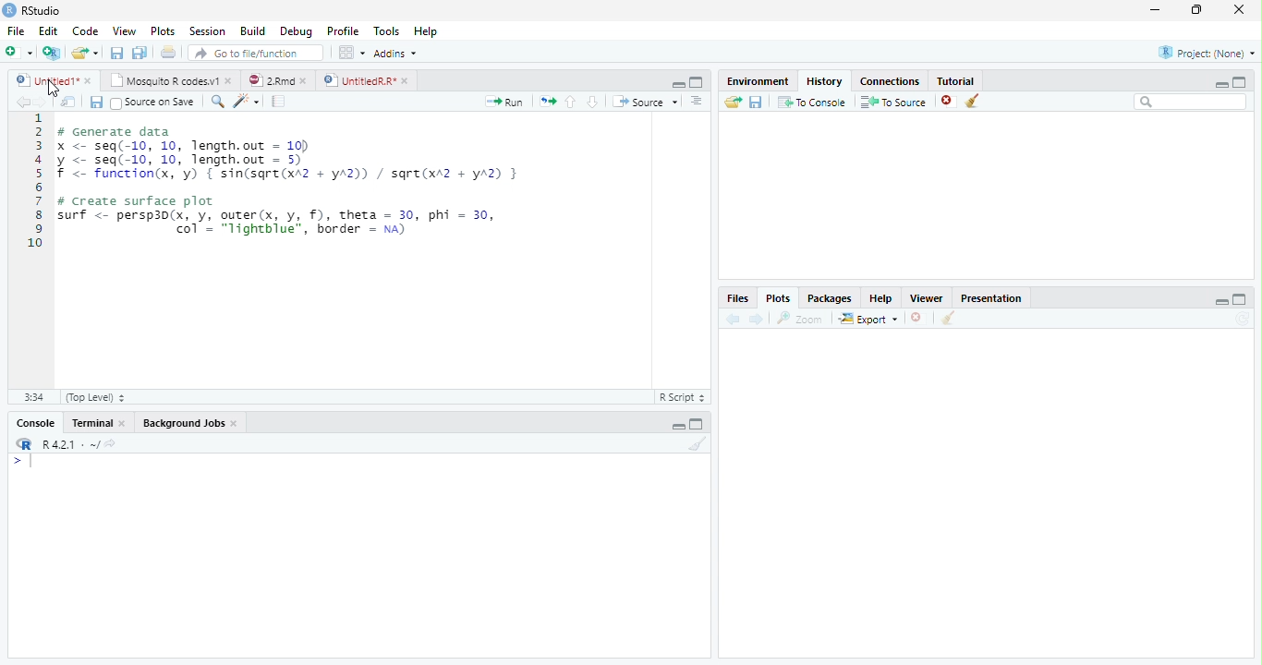 The width and height of the screenshot is (1262, 665). I want to click on Packages, so click(830, 297).